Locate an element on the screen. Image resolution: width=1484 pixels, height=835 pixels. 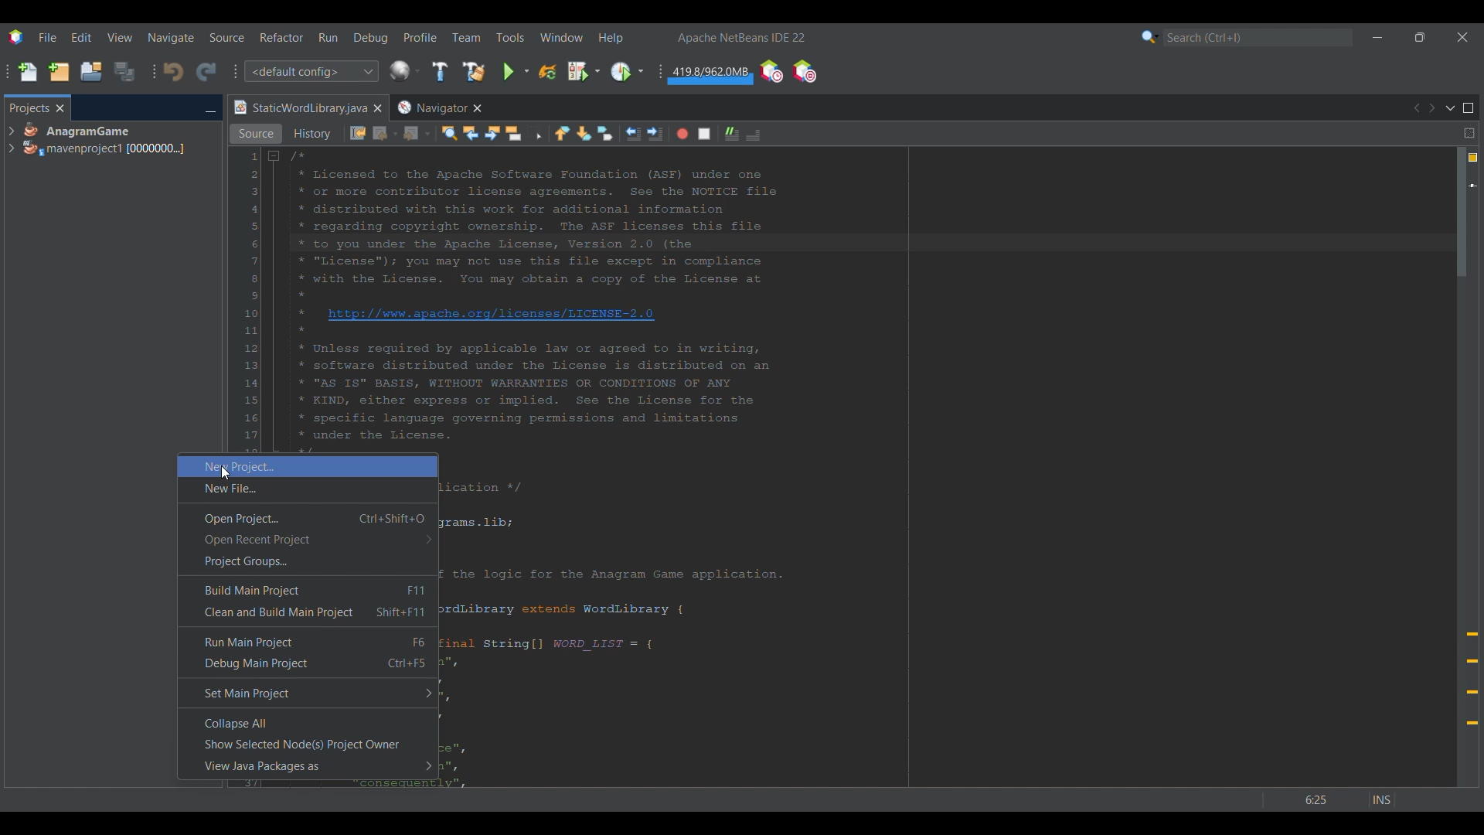
Minimize is located at coordinates (210, 109).